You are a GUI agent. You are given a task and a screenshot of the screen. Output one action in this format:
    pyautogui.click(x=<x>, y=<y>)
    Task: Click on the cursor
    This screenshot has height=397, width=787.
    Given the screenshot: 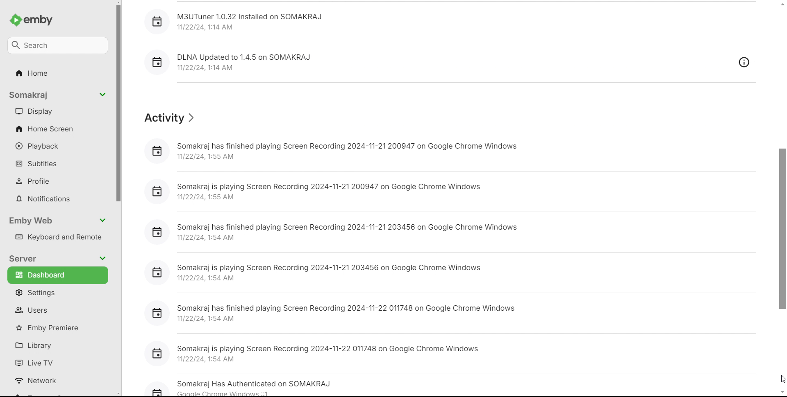 What is the action you would take?
    pyautogui.click(x=781, y=379)
    